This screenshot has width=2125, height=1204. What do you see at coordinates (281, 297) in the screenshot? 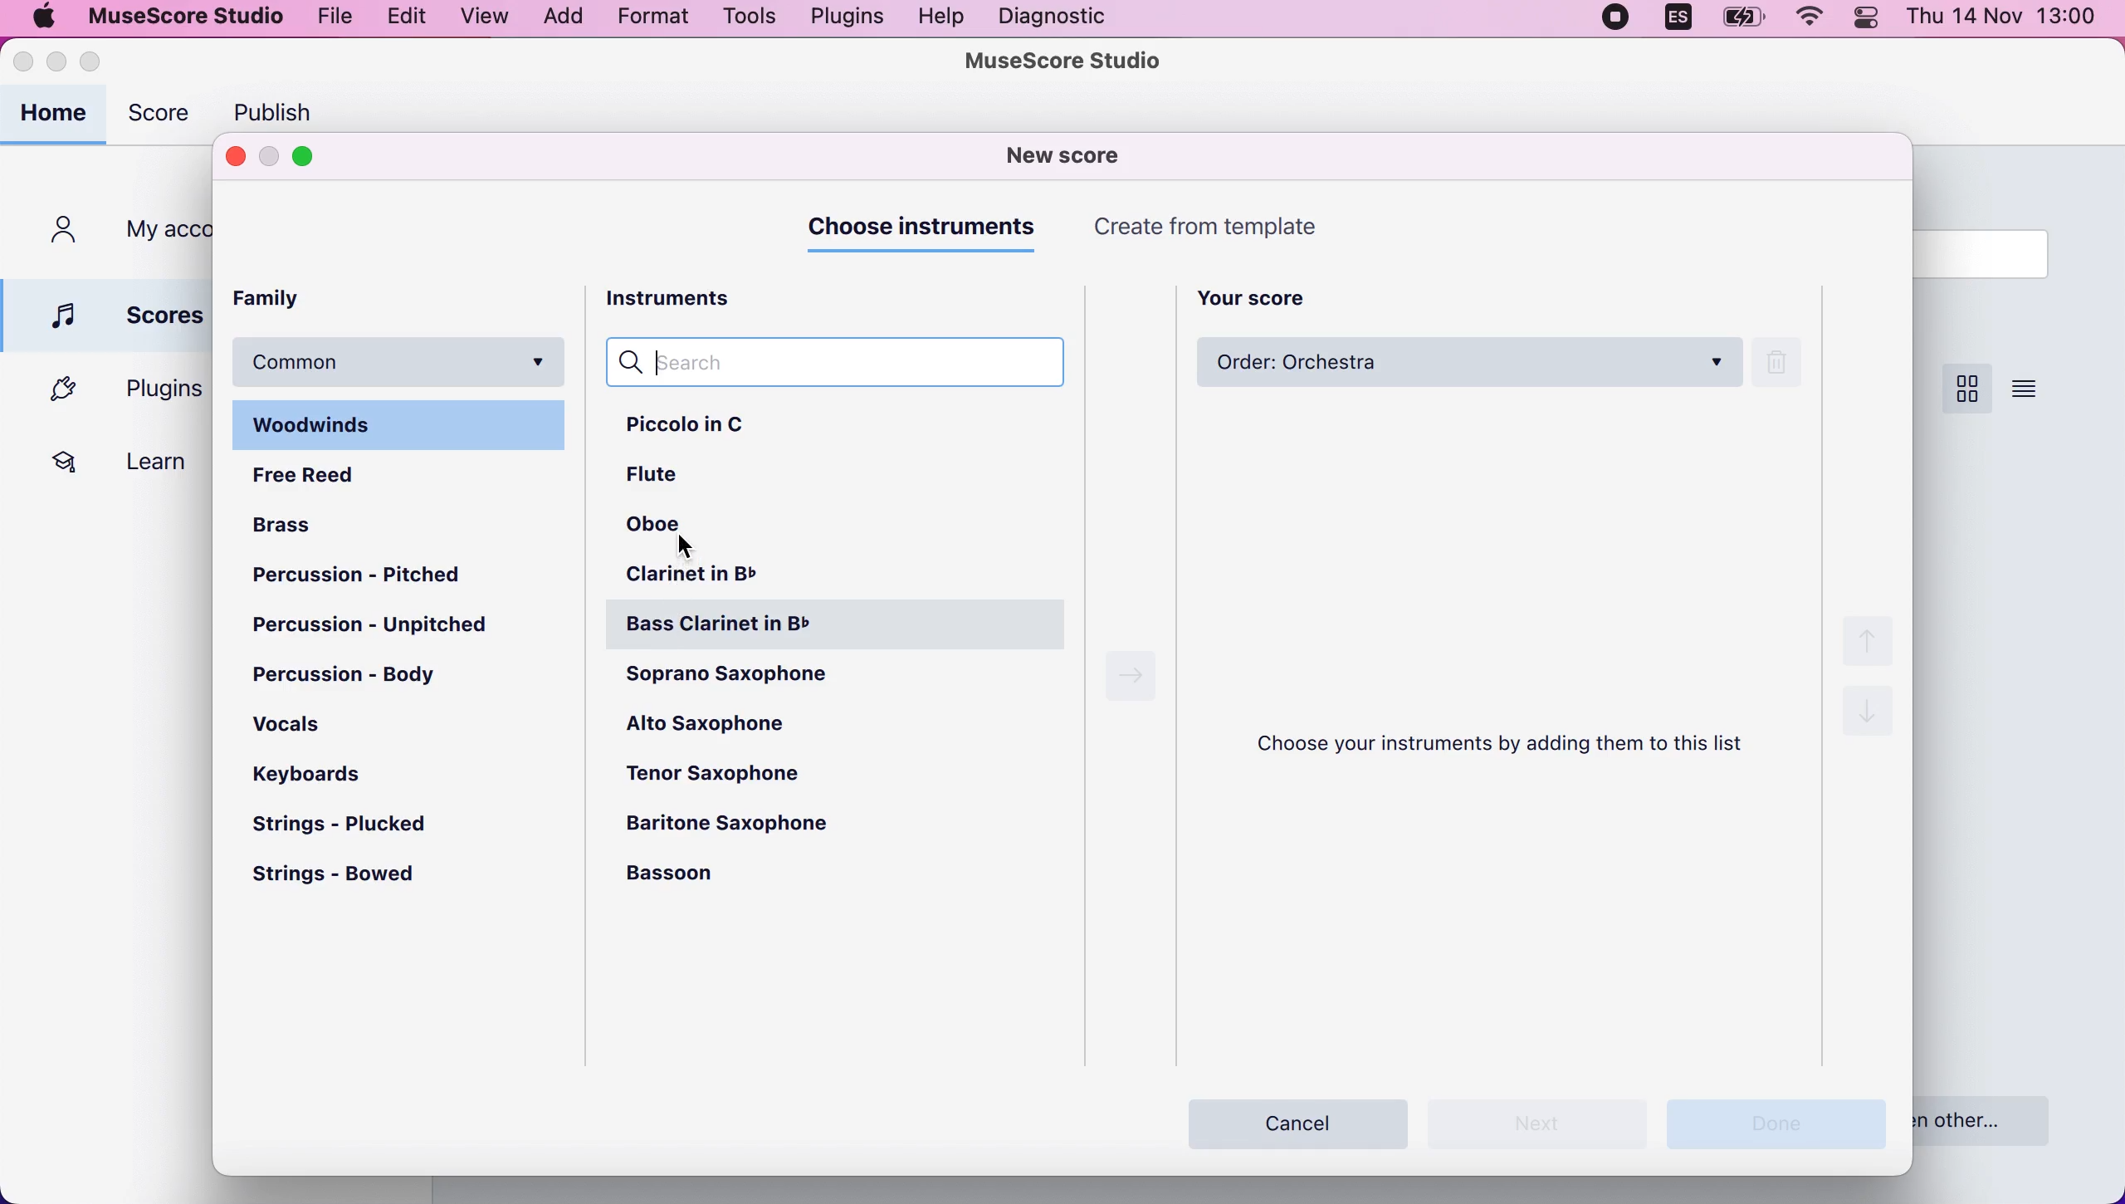
I see `family` at bounding box center [281, 297].